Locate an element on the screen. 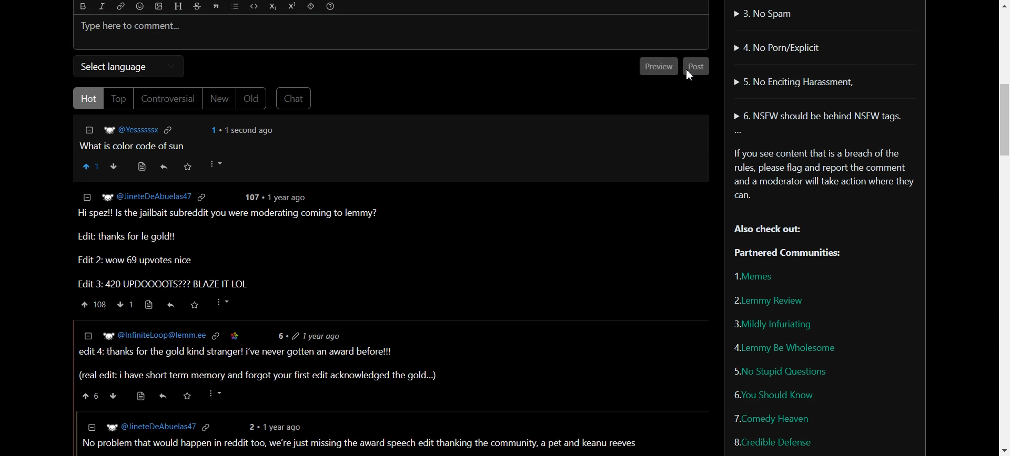 This screenshot has height=456, width=1010. Mildly Infuriating is located at coordinates (785, 325).